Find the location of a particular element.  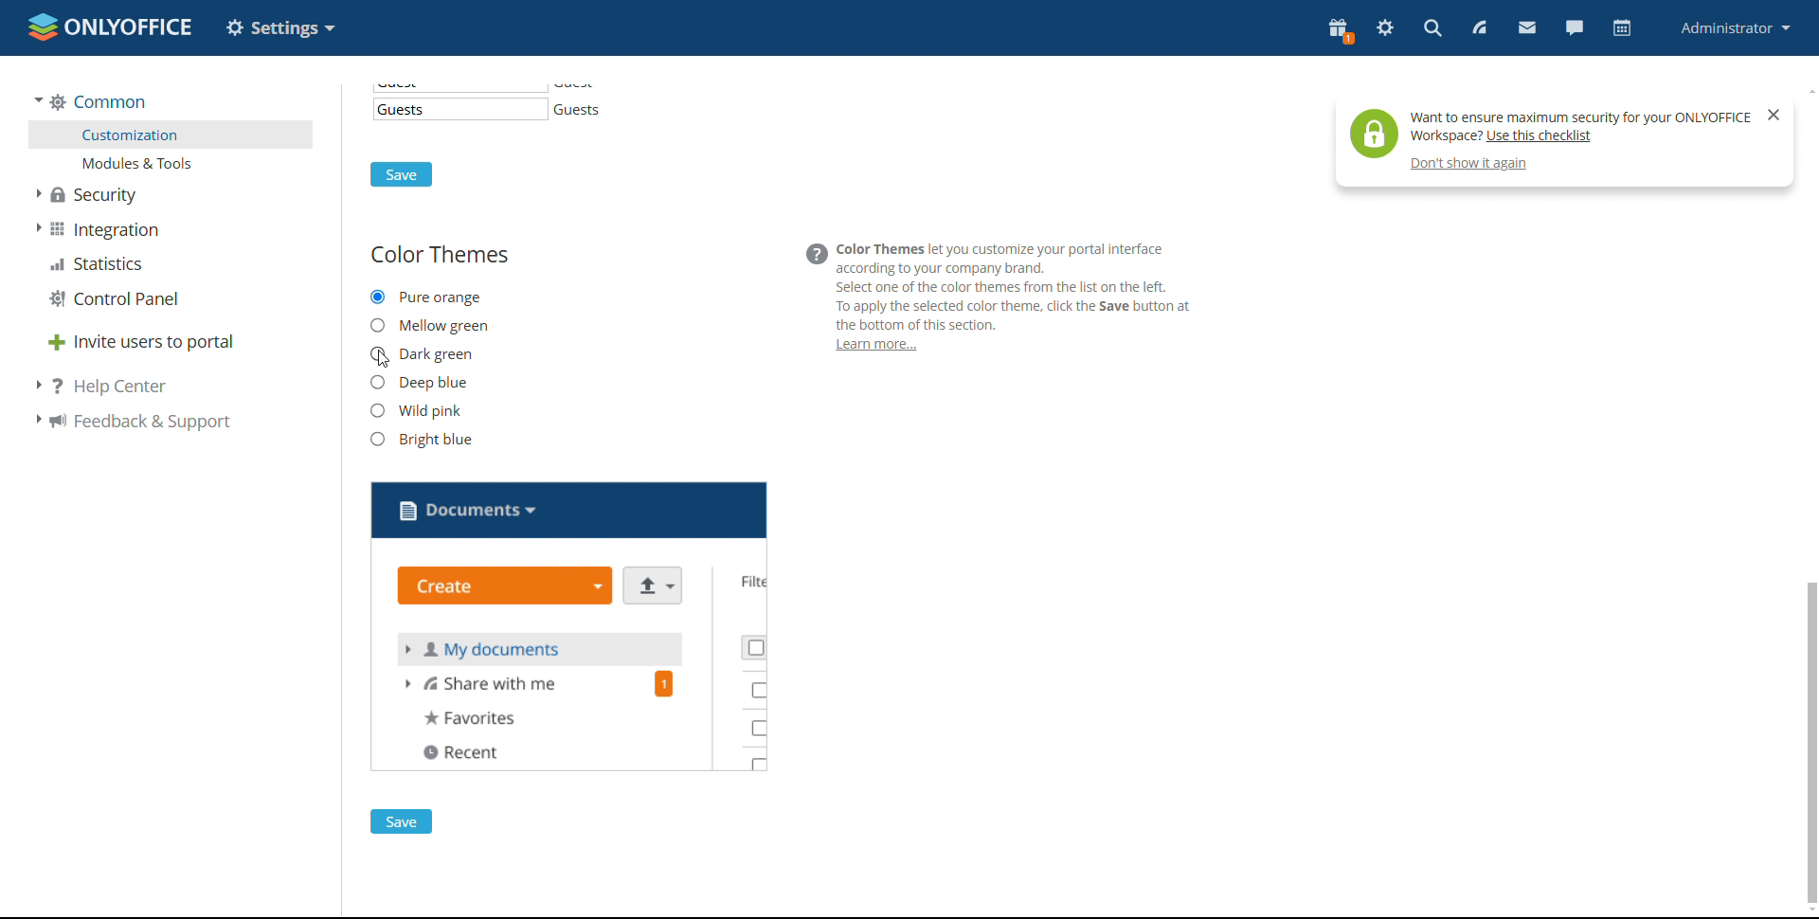

color themes is located at coordinates (440, 255).